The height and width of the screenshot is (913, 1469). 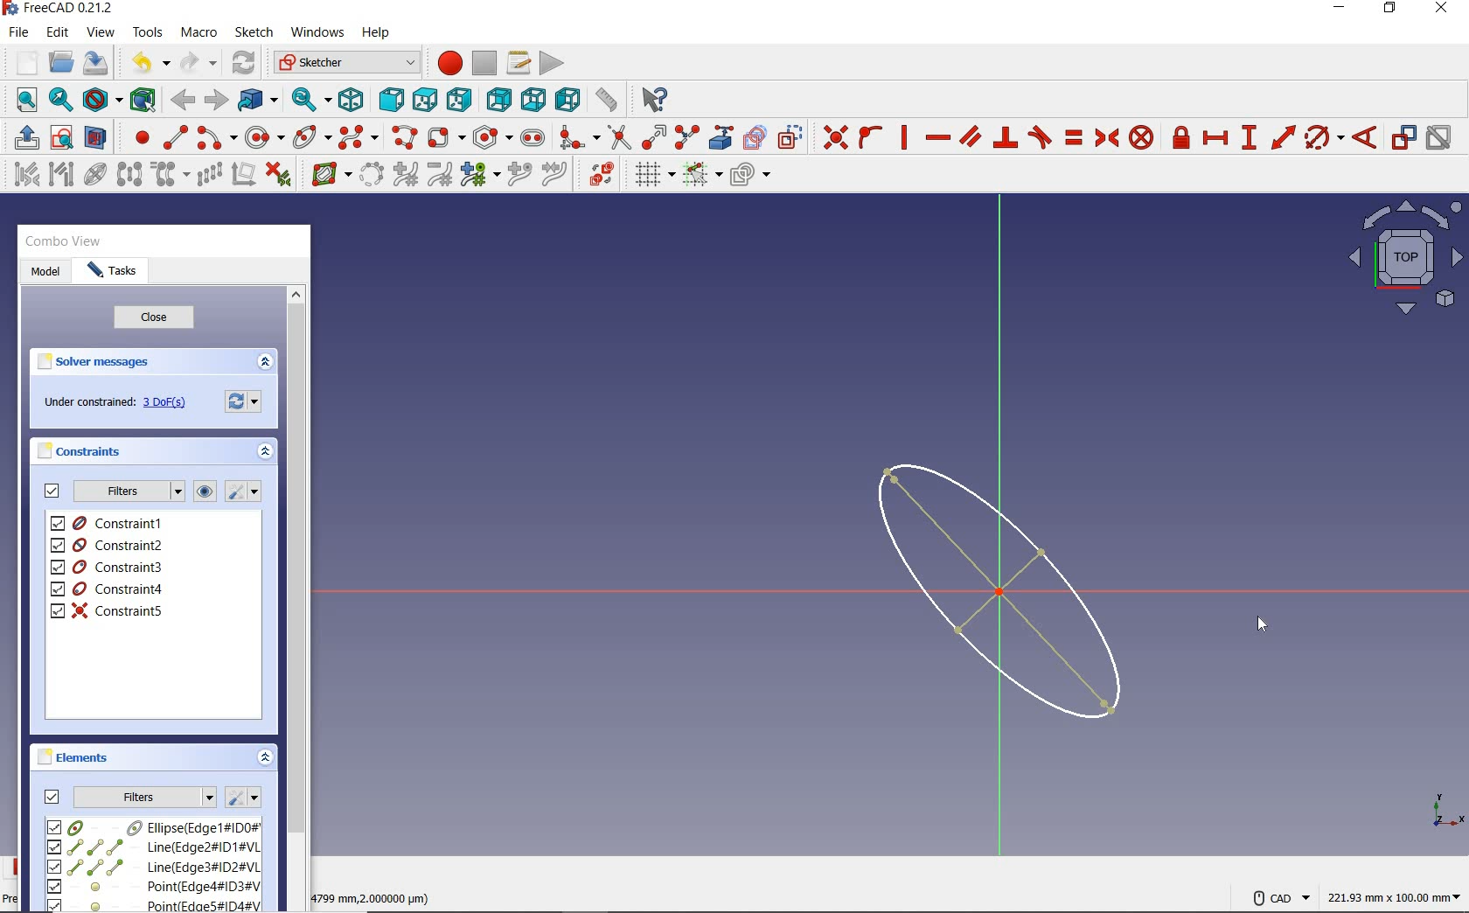 I want to click on create B-Spline, so click(x=358, y=136).